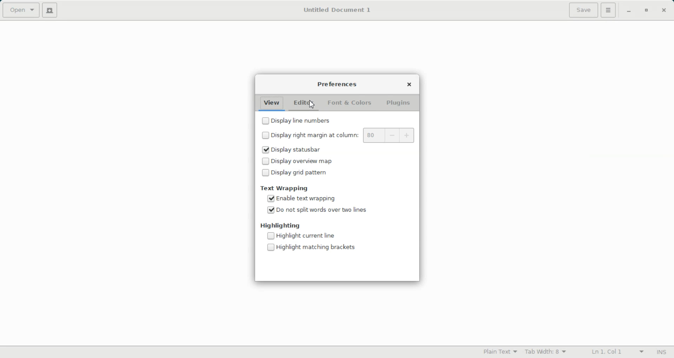 The height and width of the screenshot is (358, 674). Describe the element at coordinates (662, 352) in the screenshot. I see `Insert` at that location.